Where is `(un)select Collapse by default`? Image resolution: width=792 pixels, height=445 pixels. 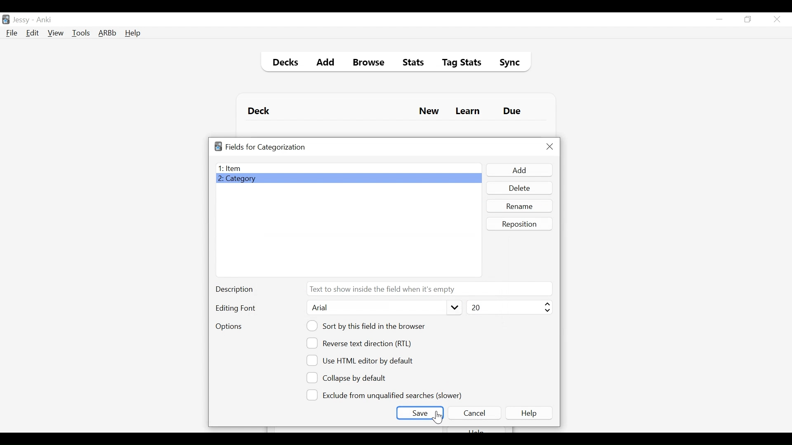
(un)select Collapse by default is located at coordinates (353, 378).